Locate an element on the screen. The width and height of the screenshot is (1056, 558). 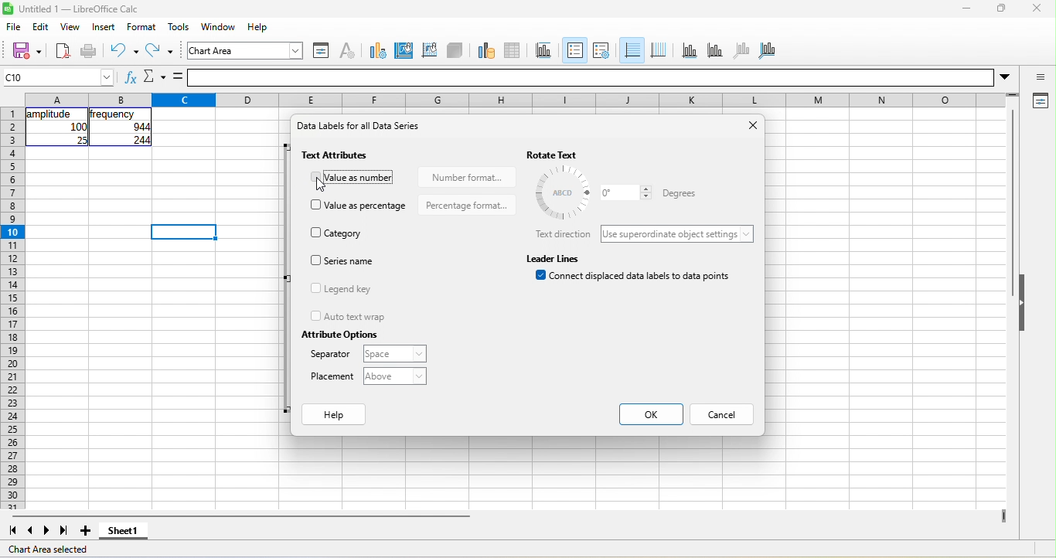
number format is located at coordinates (465, 175).